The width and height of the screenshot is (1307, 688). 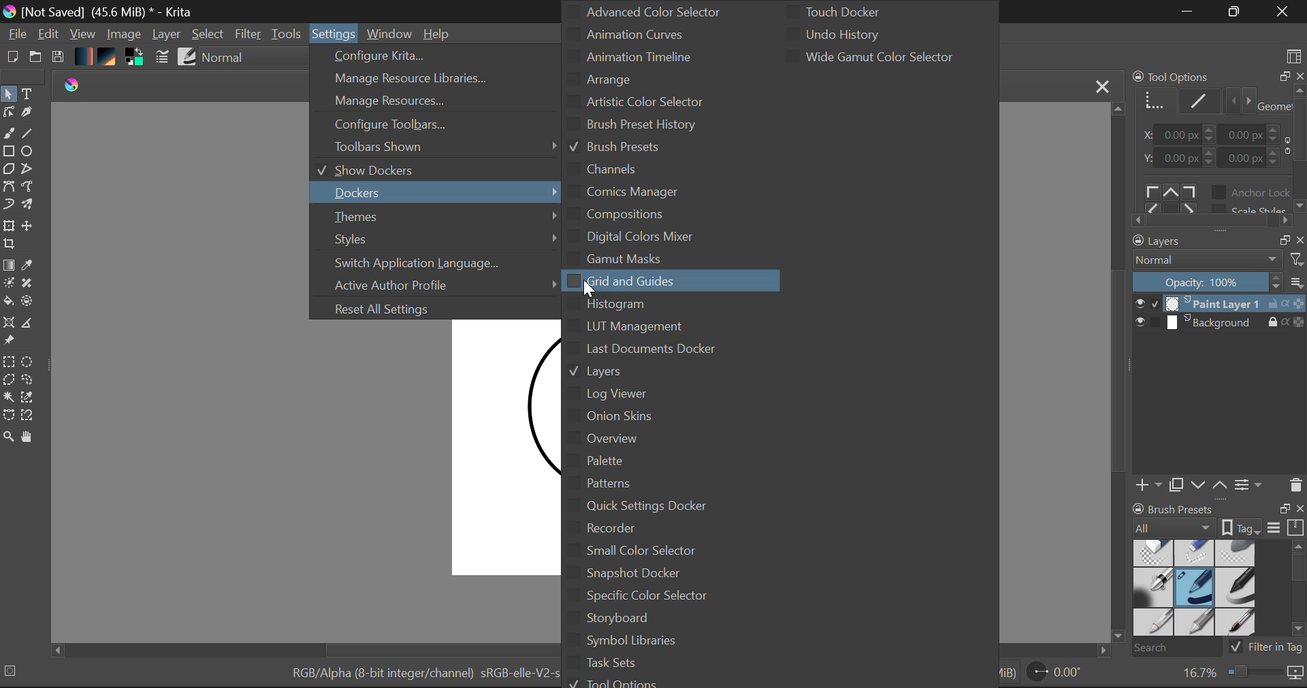 I want to click on Recorder, so click(x=655, y=530).